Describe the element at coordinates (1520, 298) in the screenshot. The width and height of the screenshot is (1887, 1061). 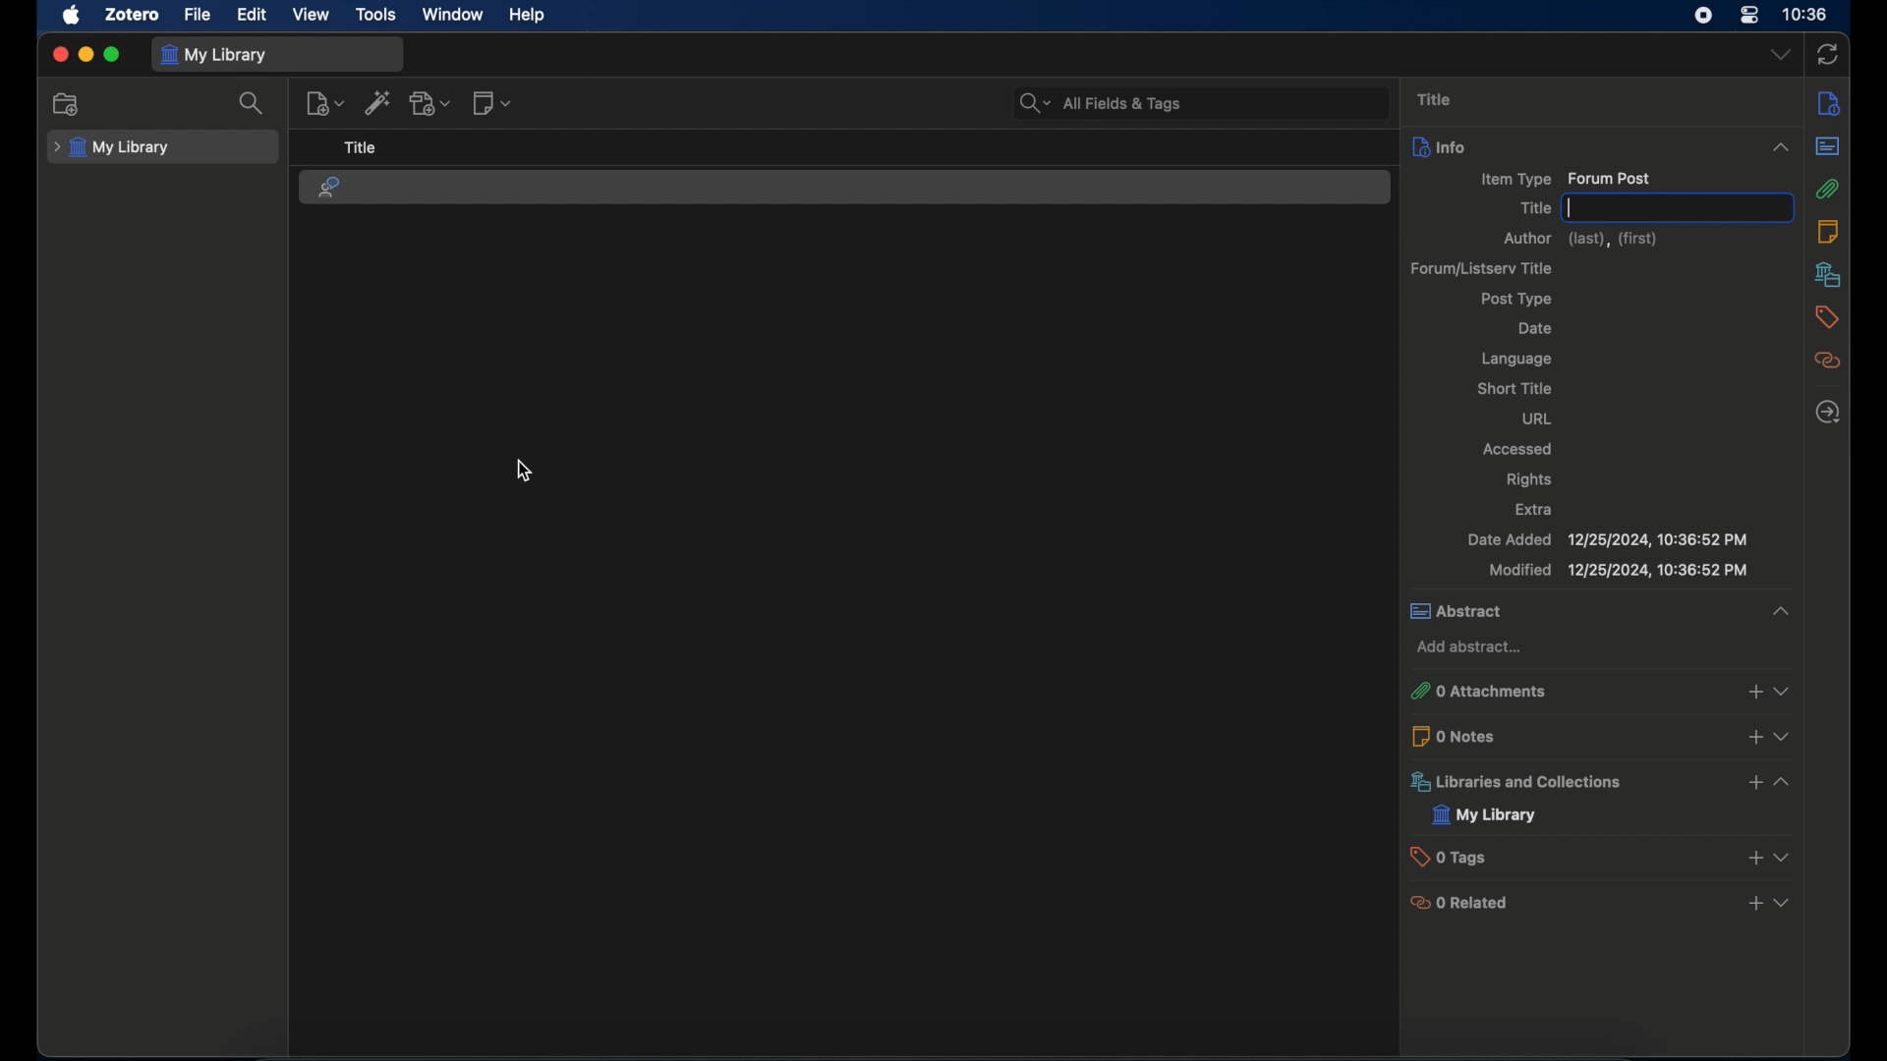
I see `ost type` at that location.